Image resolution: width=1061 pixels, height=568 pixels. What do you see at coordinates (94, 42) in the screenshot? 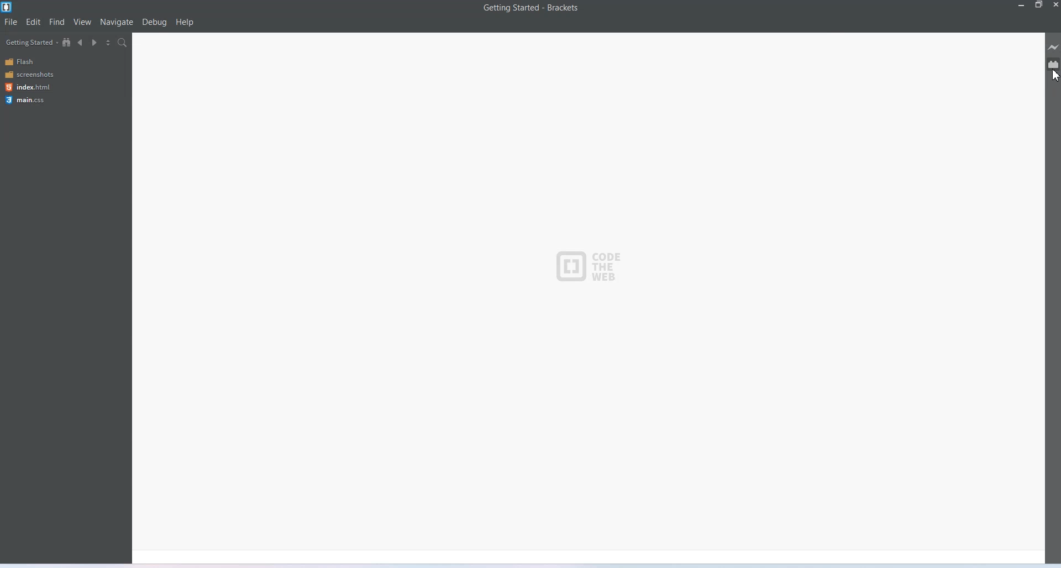
I see `Navigate forward` at bounding box center [94, 42].